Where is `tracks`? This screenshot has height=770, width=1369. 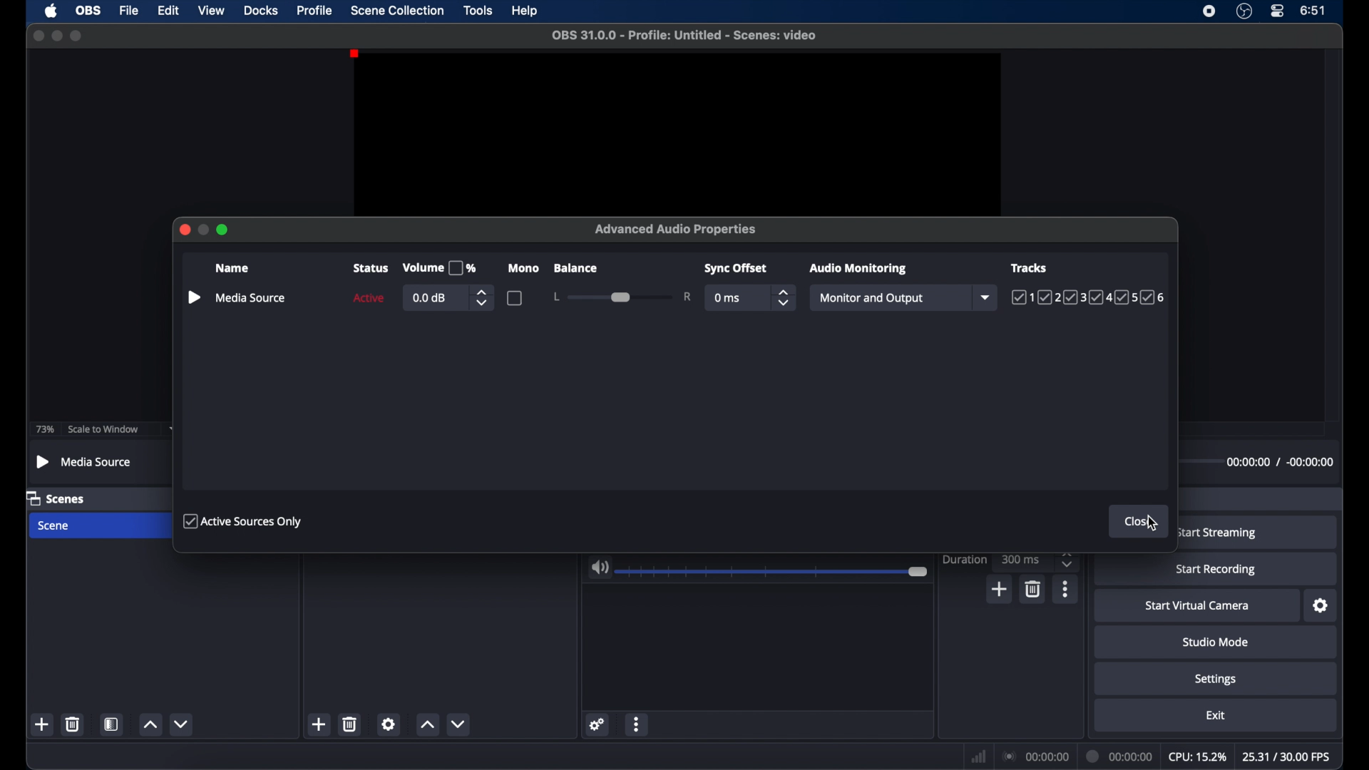
tracks is located at coordinates (1030, 268).